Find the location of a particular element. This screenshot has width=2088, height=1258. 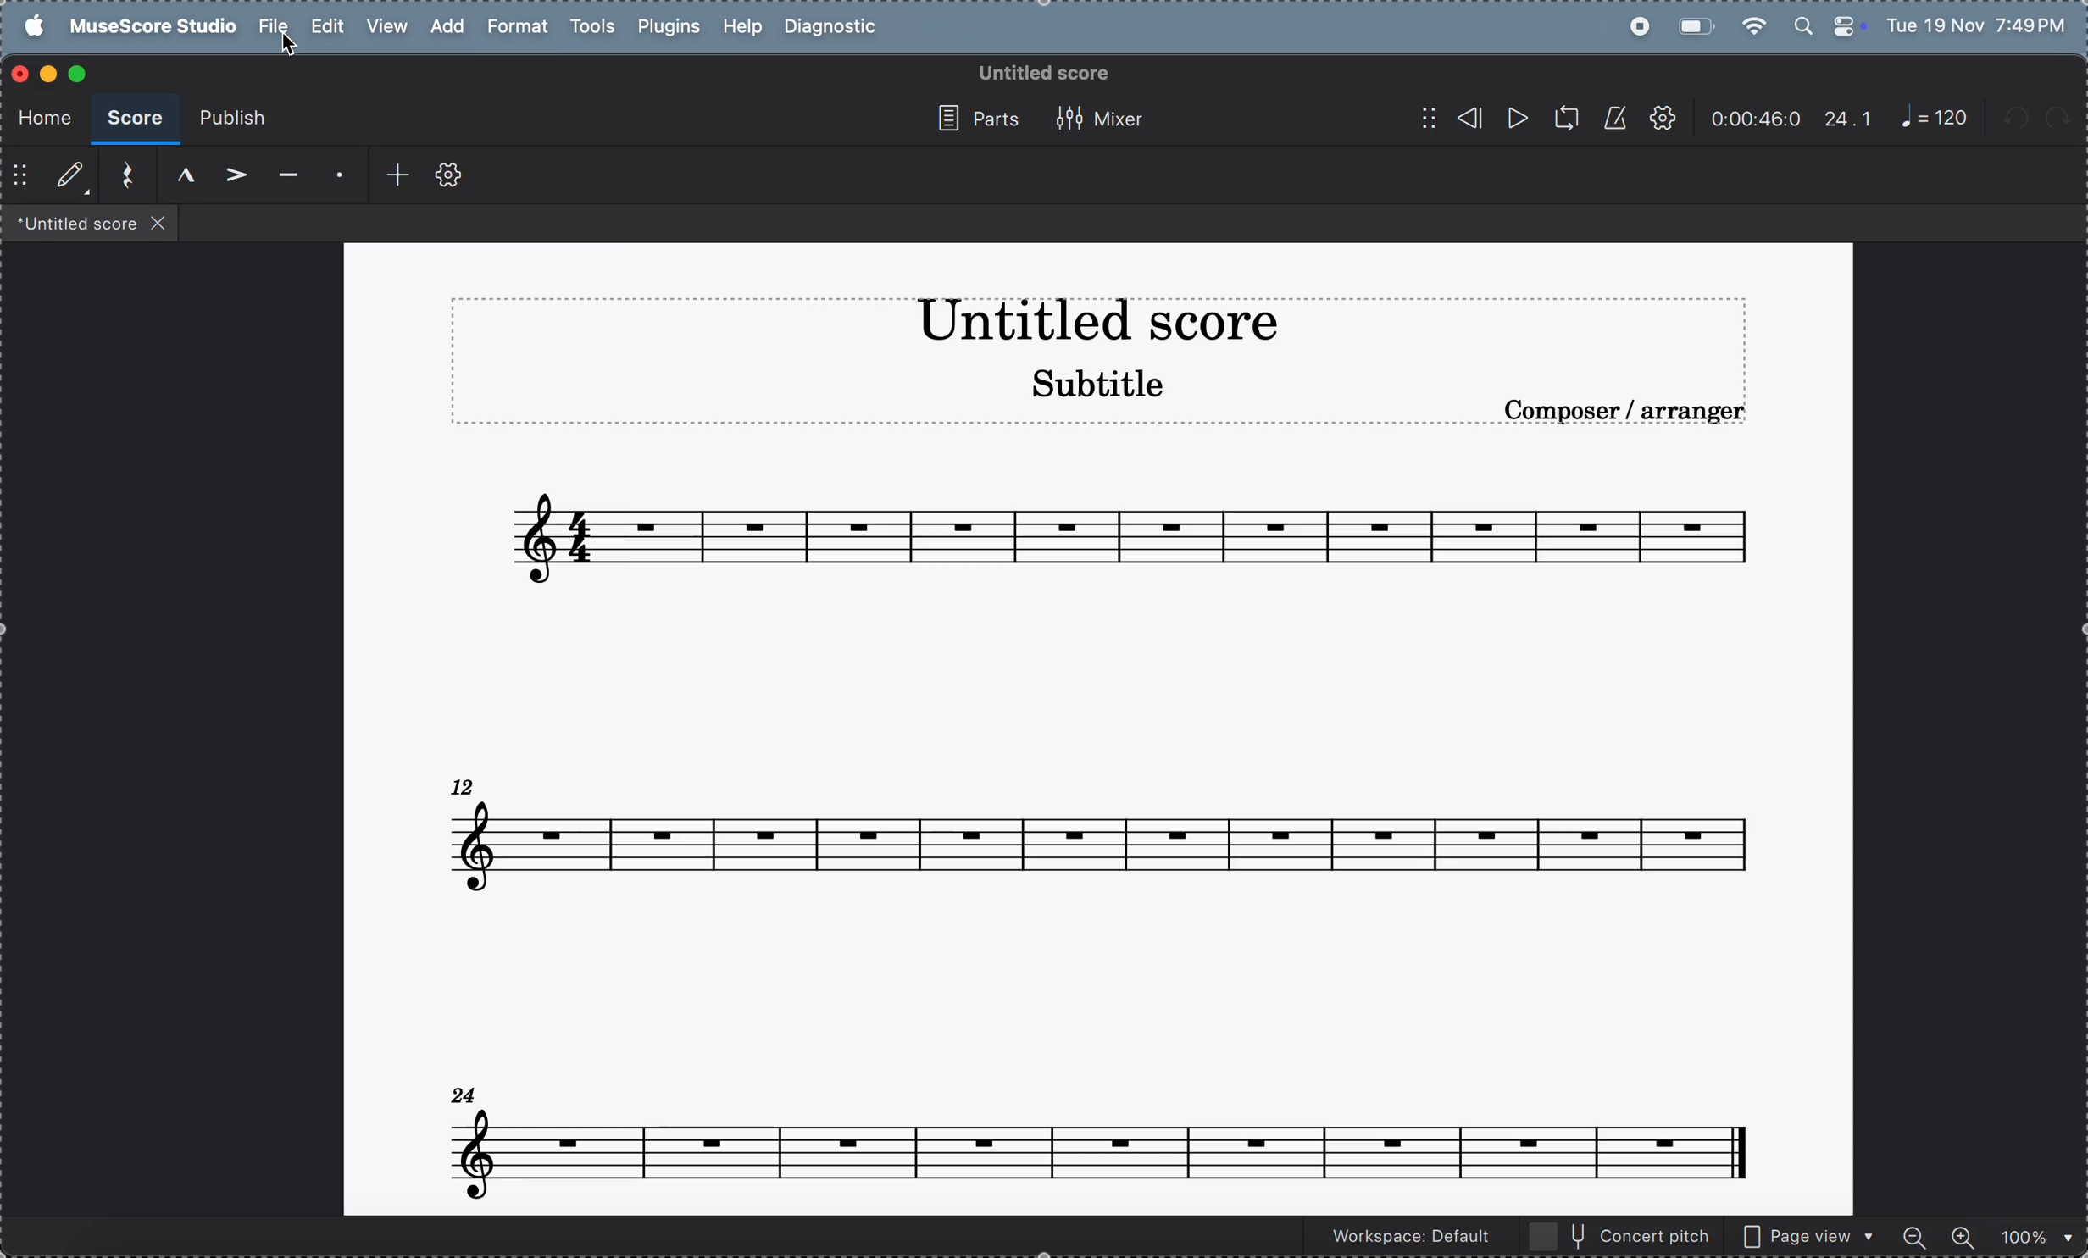

subtitle is located at coordinates (1094, 389).